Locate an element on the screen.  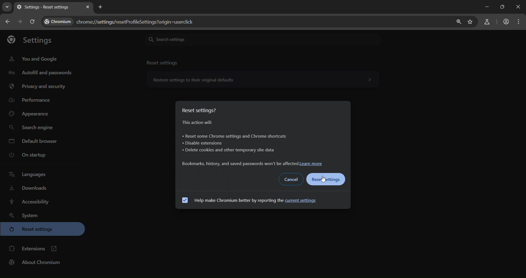
you and google is located at coordinates (35, 58).